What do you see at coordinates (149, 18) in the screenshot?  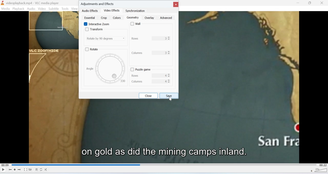 I see `overlay` at bounding box center [149, 18].